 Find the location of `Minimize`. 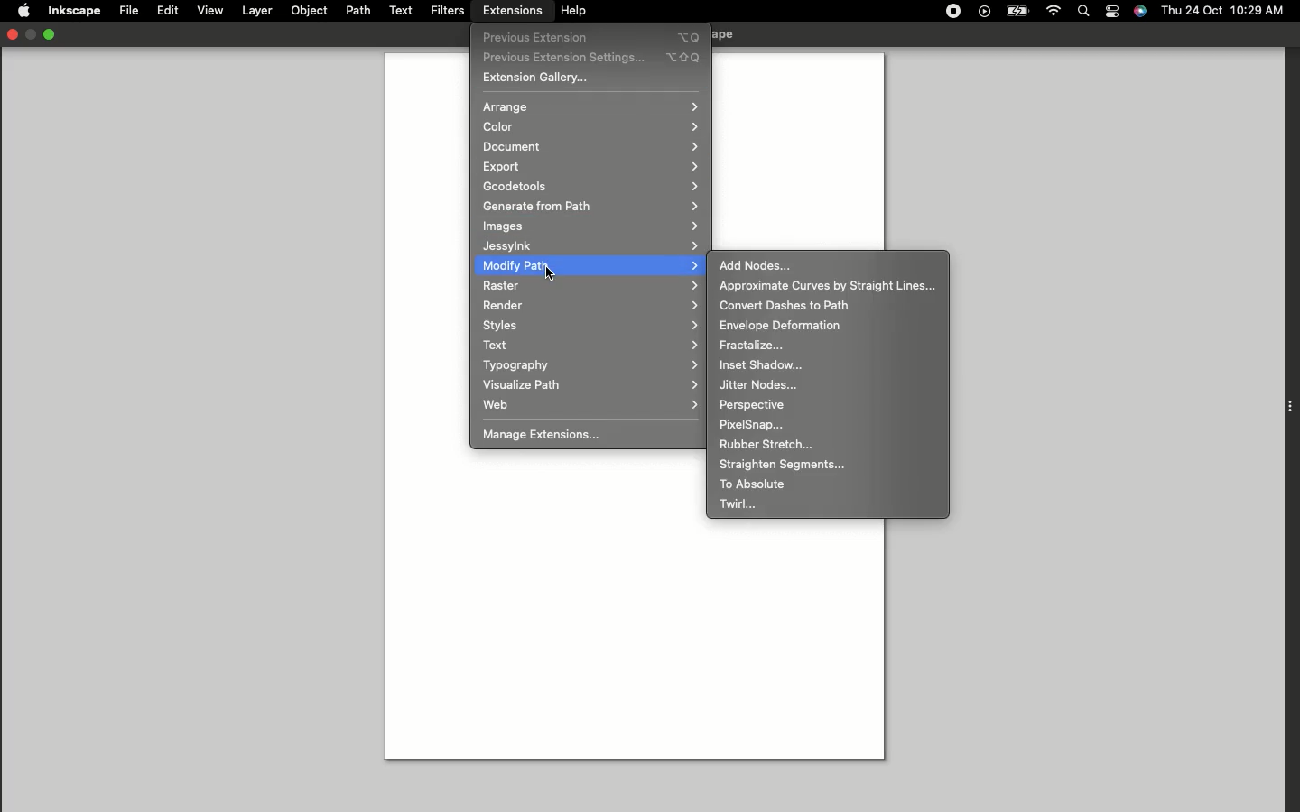

Minimize is located at coordinates (53, 36).